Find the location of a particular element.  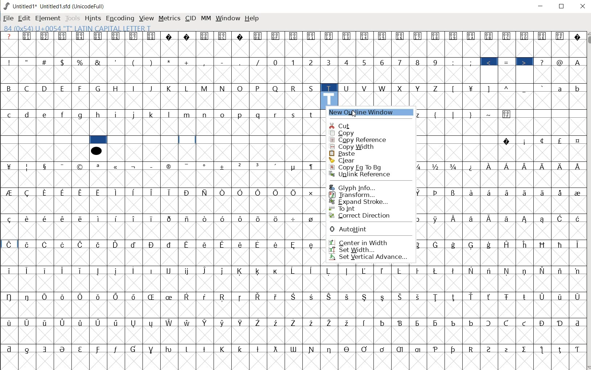

Symbol is located at coordinates (472, 167).